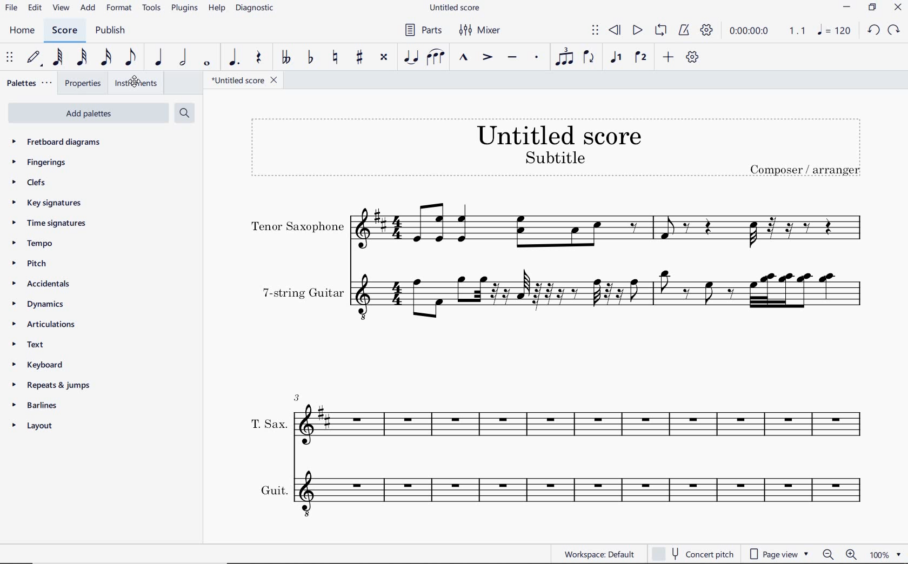 This screenshot has width=908, height=564. Describe the element at coordinates (255, 8) in the screenshot. I see `DIAGNOSTIC` at that location.